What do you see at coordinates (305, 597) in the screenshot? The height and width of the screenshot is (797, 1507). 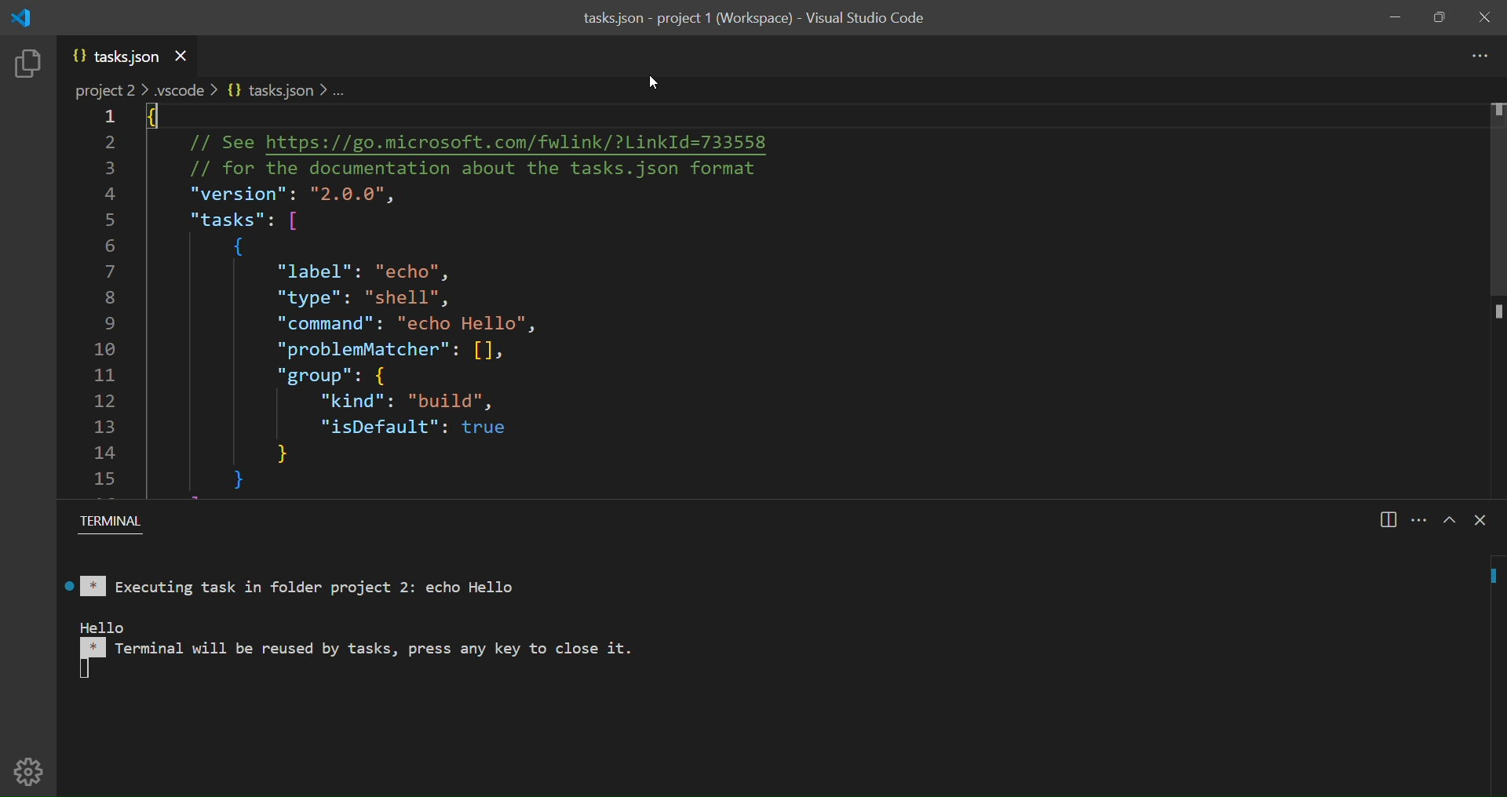 I see `Executing task in folder project 2: echo Hello` at bounding box center [305, 597].